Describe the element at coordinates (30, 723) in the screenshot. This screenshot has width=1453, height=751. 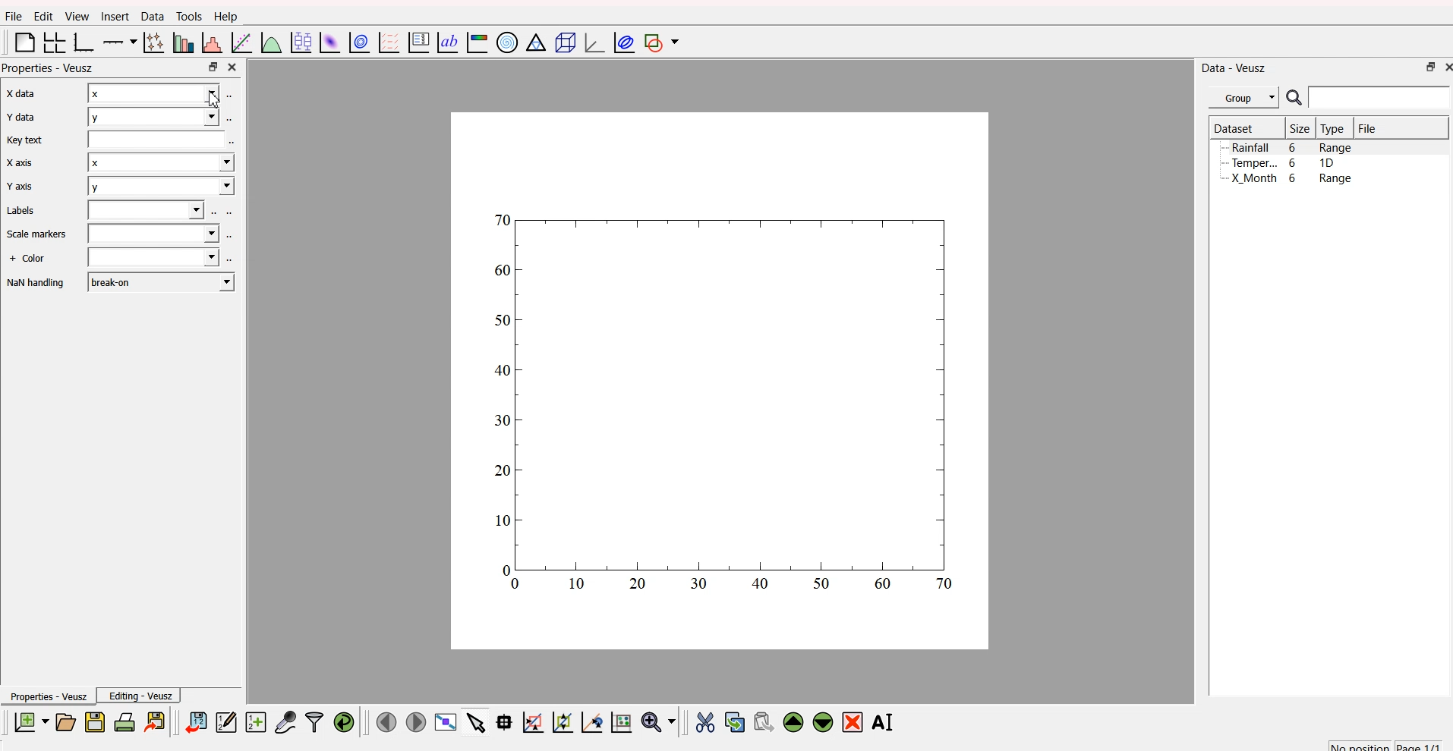
I see `new document` at that location.